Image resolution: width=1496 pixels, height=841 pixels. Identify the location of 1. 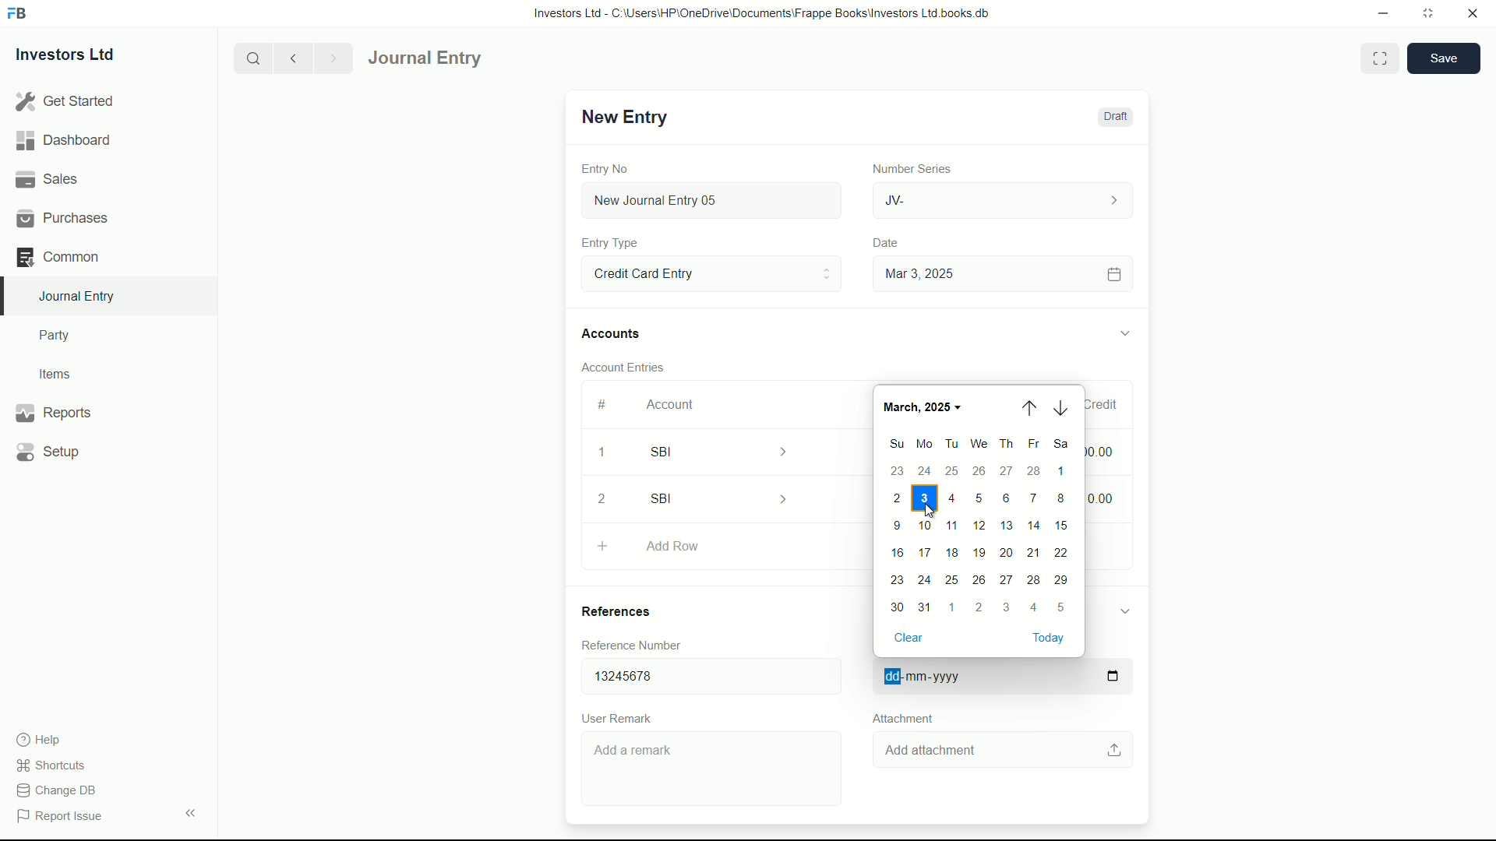
(601, 455).